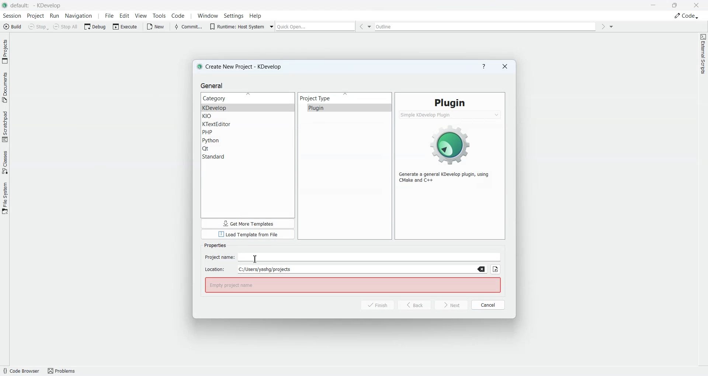 The width and height of the screenshot is (708, 376). Describe the element at coordinates (96, 26) in the screenshot. I see `Debug` at that location.